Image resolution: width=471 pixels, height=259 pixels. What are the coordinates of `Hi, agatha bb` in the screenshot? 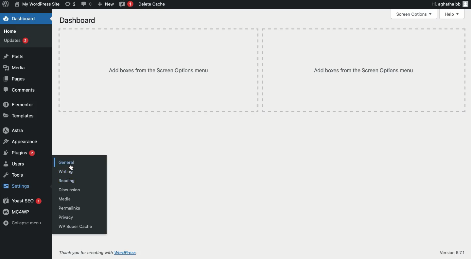 It's located at (445, 5).